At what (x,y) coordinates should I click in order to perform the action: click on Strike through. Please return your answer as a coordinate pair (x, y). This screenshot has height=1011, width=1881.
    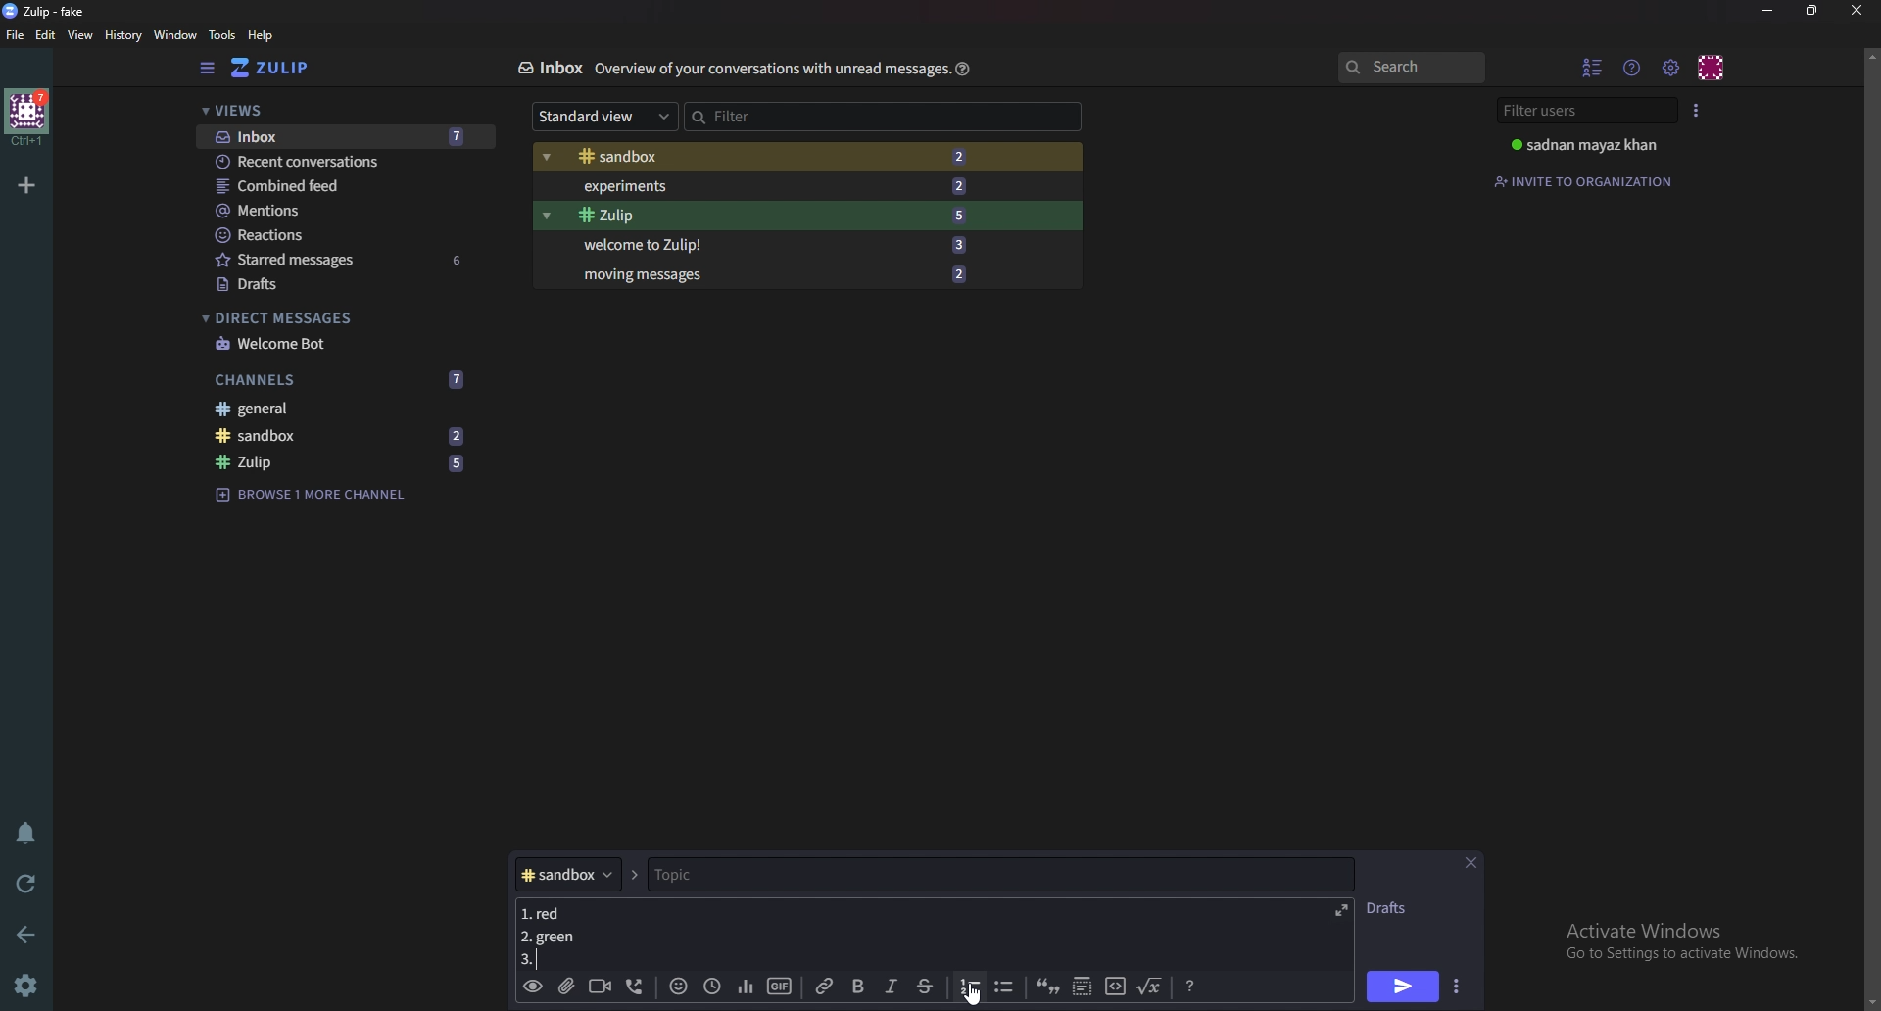
    Looking at the image, I should click on (926, 987).